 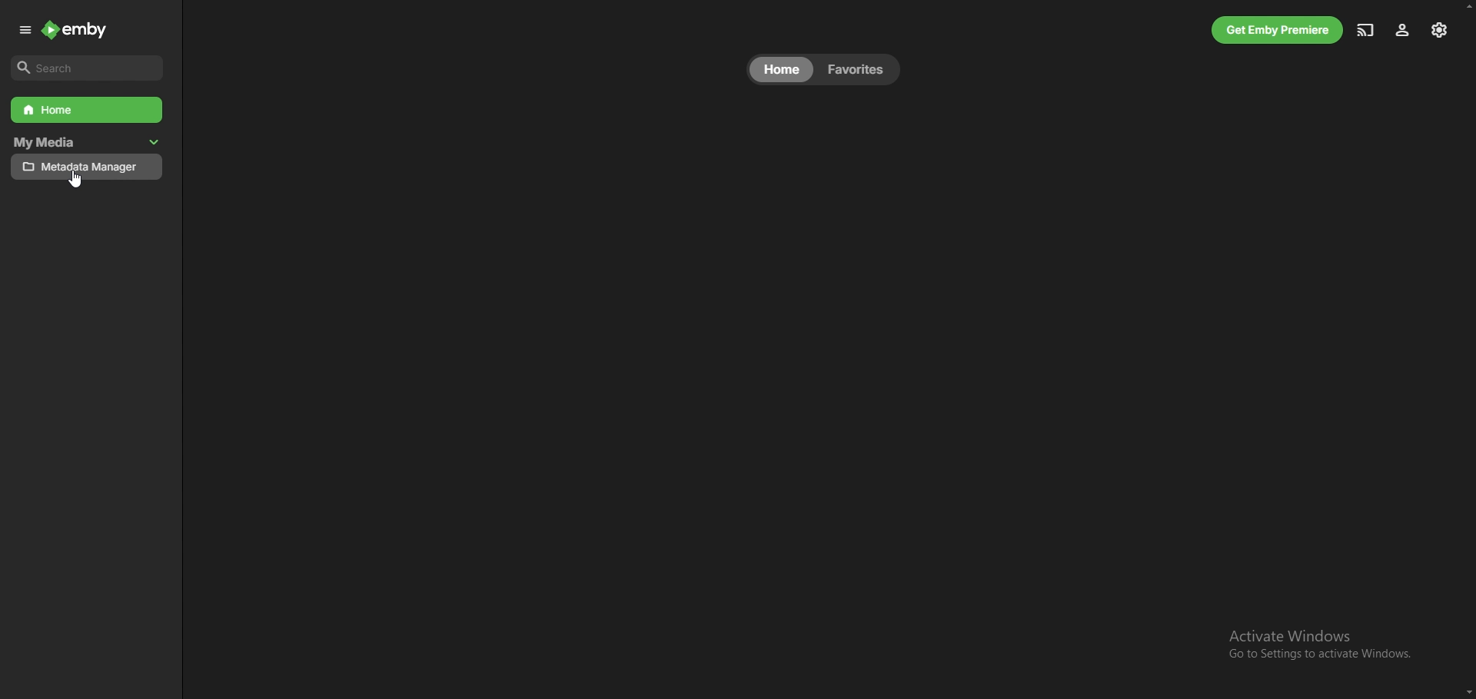 I want to click on favorites, so click(x=857, y=70).